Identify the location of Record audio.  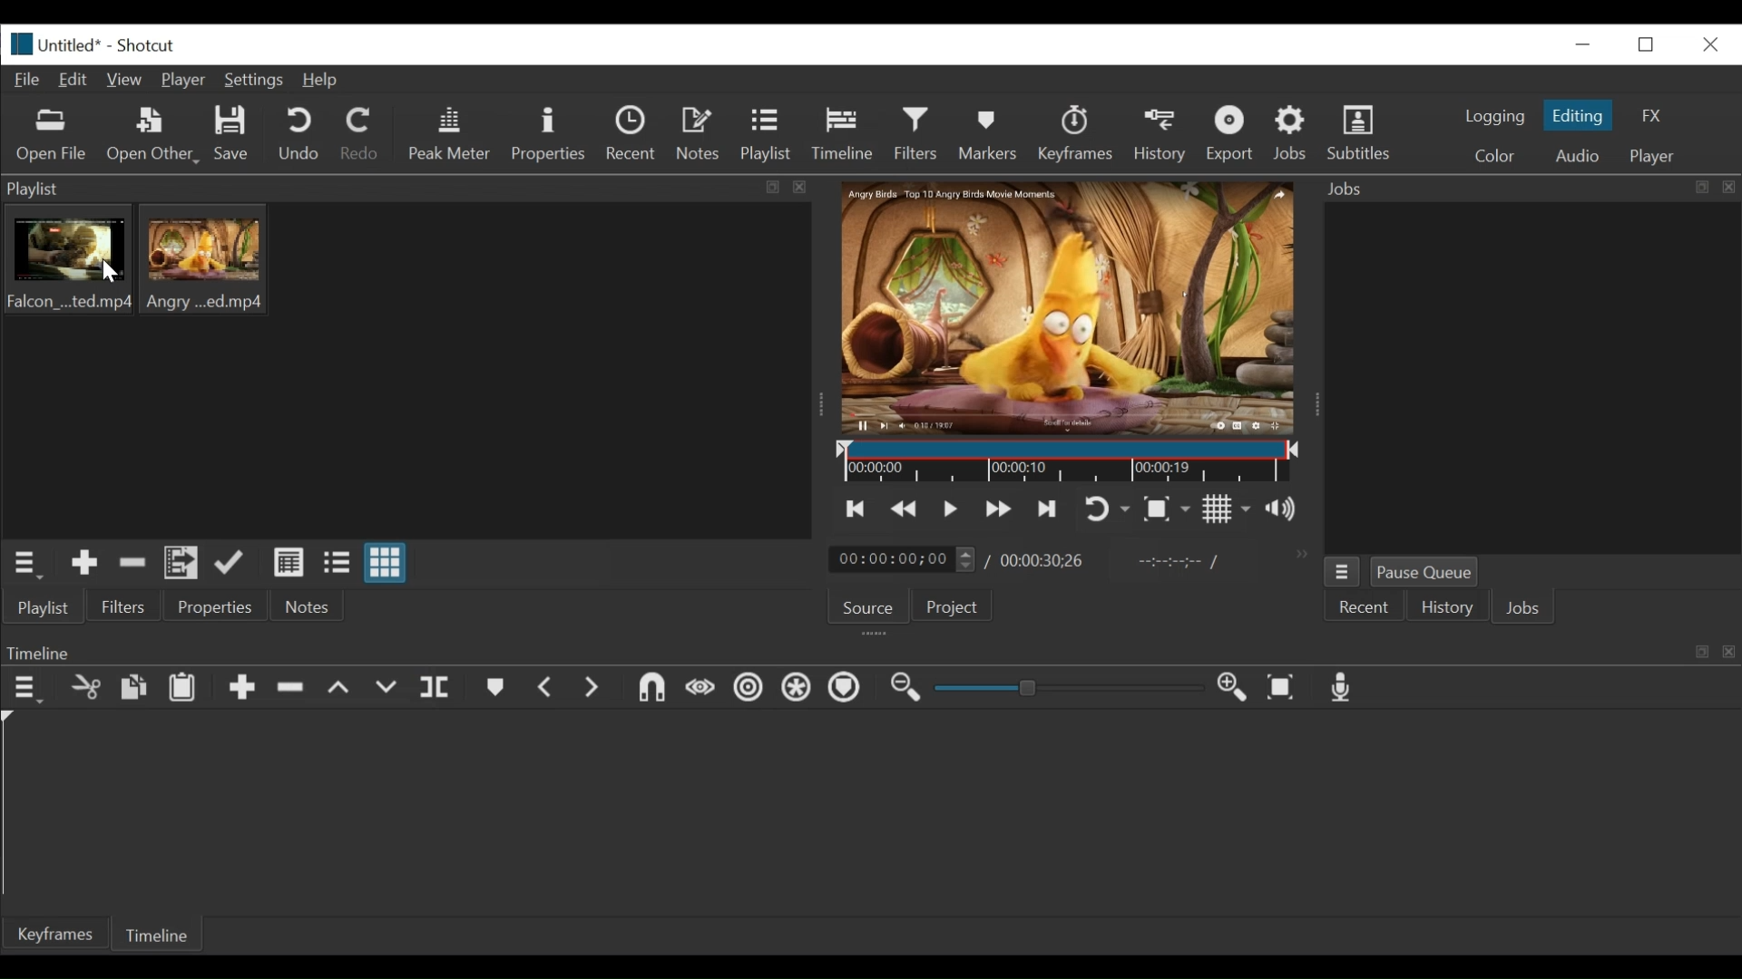
(1343, 692).